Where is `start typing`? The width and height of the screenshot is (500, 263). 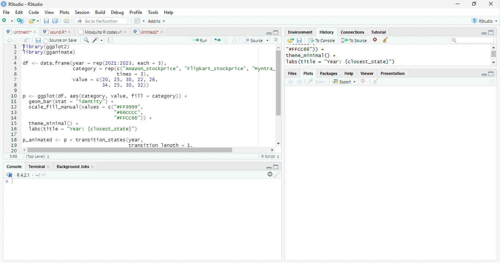 start typing is located at coordinates (10, 182).